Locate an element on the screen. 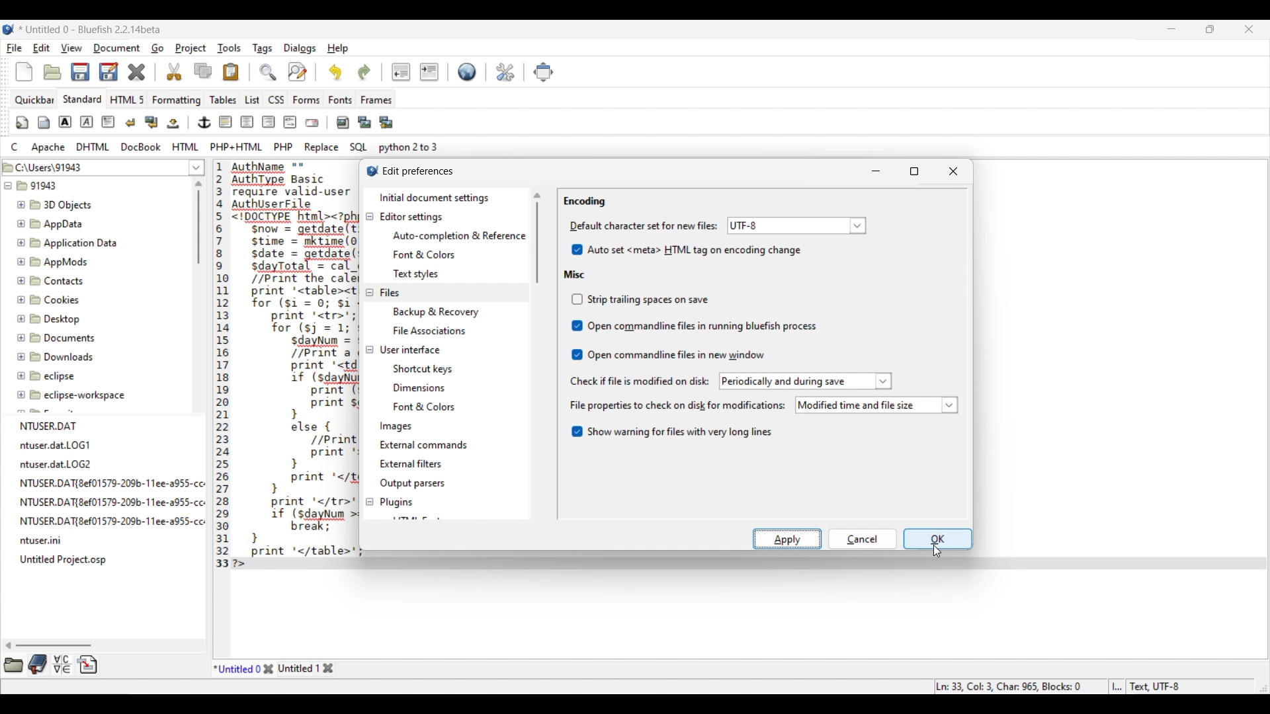 The width and height of the screenshot is (1270, 714). OK is located at coordinates (863, 539).